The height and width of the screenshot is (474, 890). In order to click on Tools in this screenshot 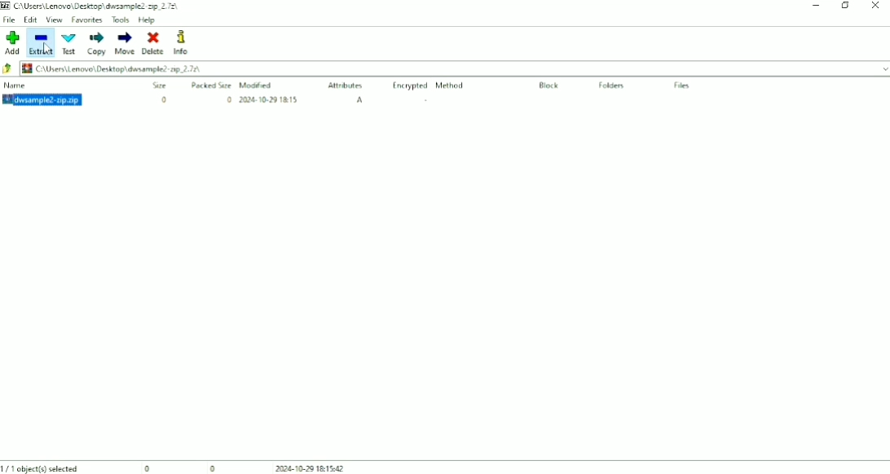, I will do `click(121, 20)`.